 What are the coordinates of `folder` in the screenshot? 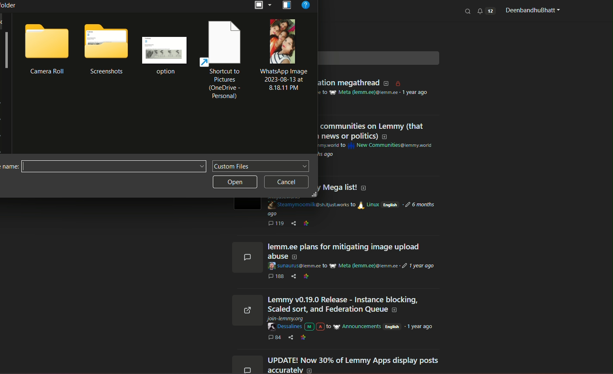 It's located at (107, 42).